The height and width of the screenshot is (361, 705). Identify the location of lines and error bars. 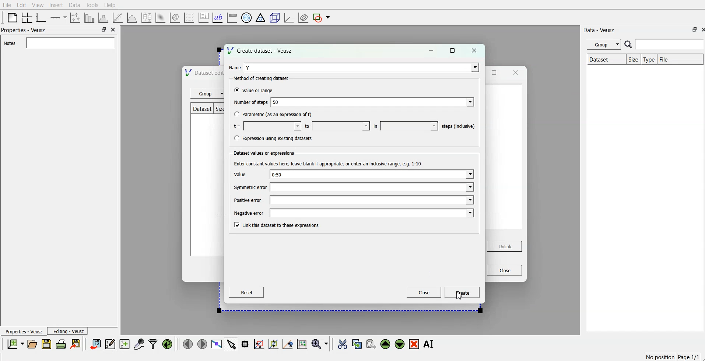
(76, 17).